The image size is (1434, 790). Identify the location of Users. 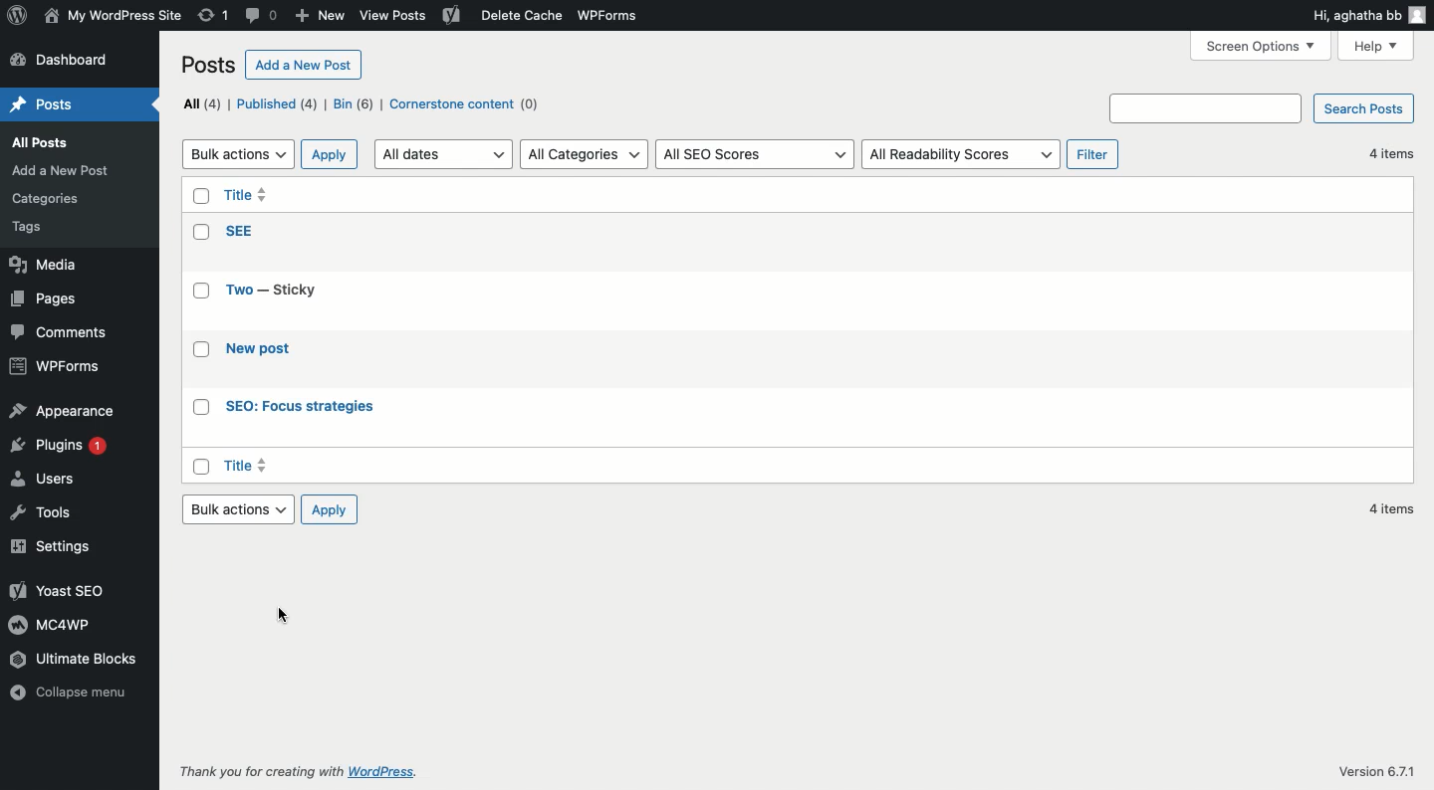
(48, 482).